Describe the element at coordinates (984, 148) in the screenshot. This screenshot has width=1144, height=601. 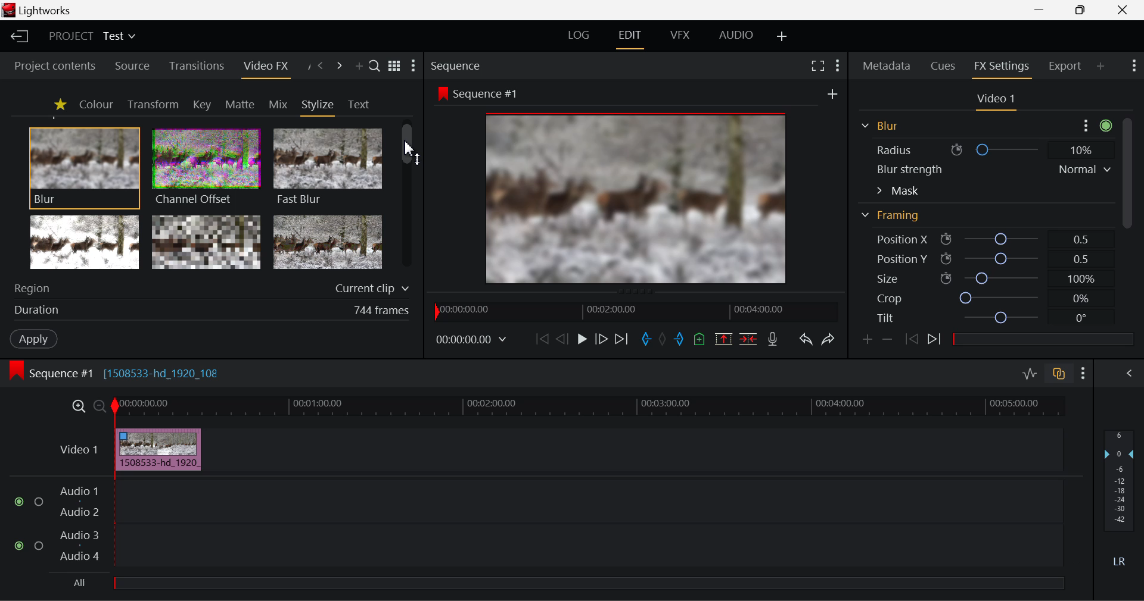
I see `Radius ® O 10%` at that location.